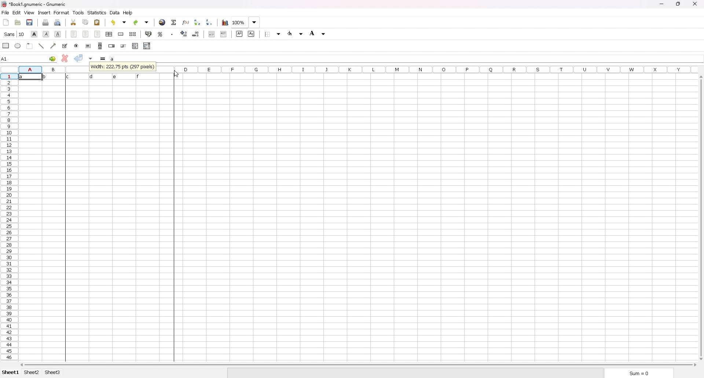  Describe the element at coordinates (109, 34) in the screenshot. I see `centre horizontally` at that location.